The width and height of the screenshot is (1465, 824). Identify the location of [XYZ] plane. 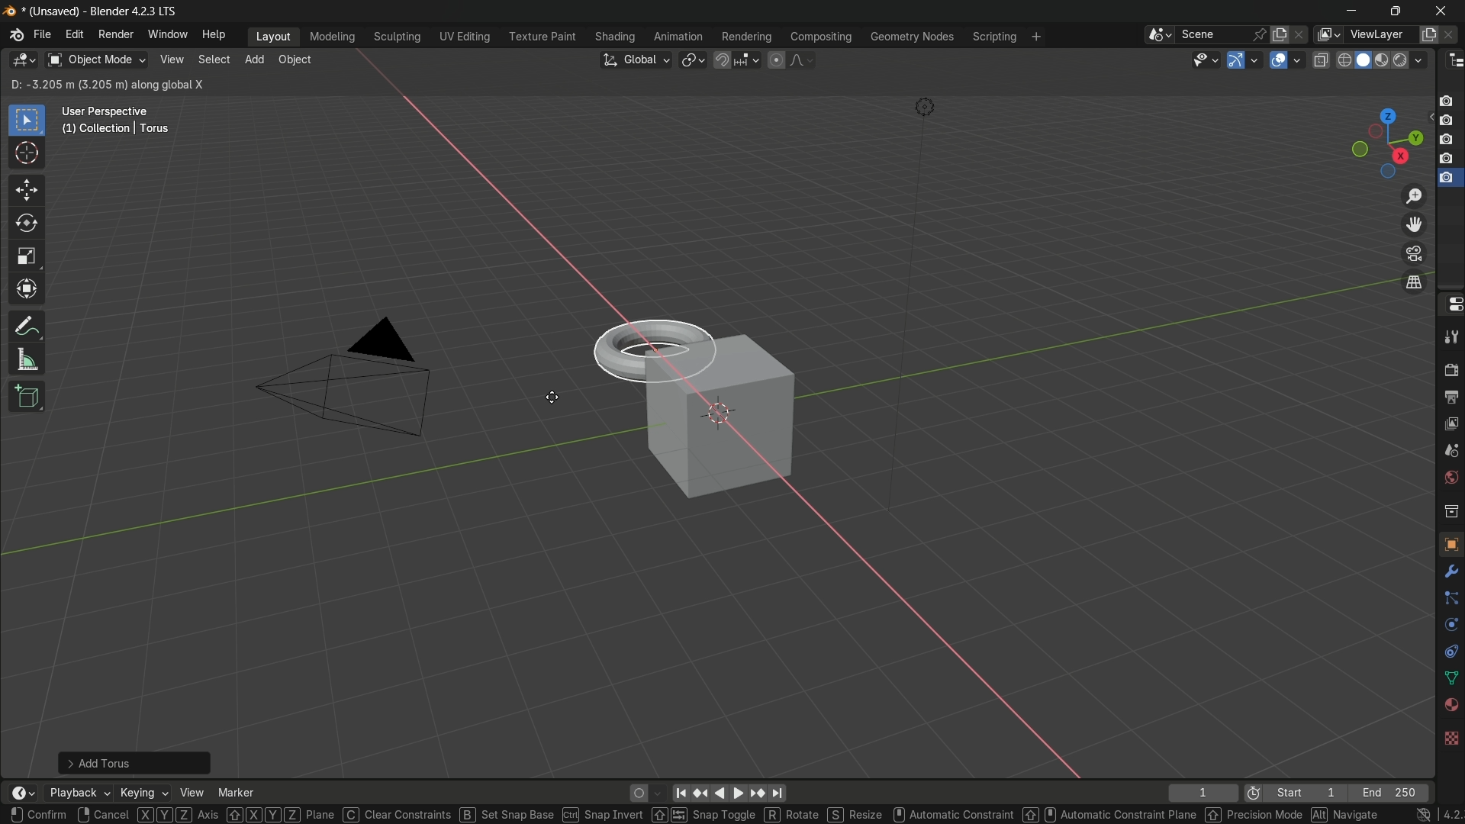
(282, 815).